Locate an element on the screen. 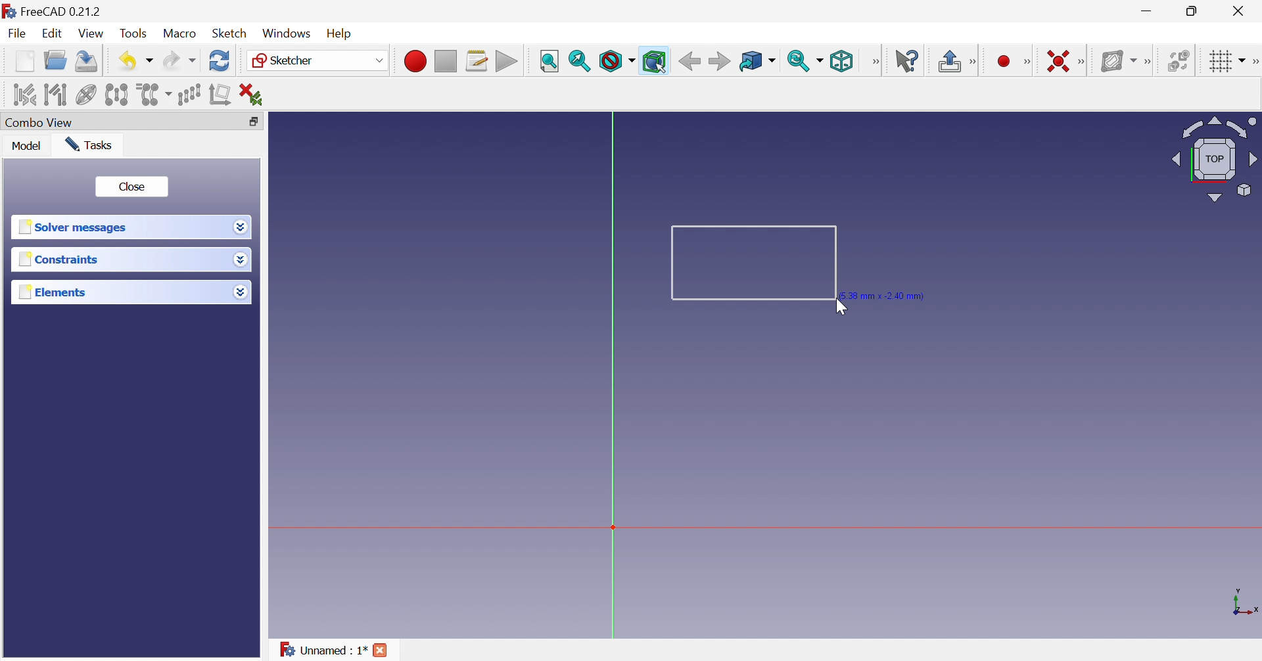  x, y axis is located at coordinates (1243, 601).